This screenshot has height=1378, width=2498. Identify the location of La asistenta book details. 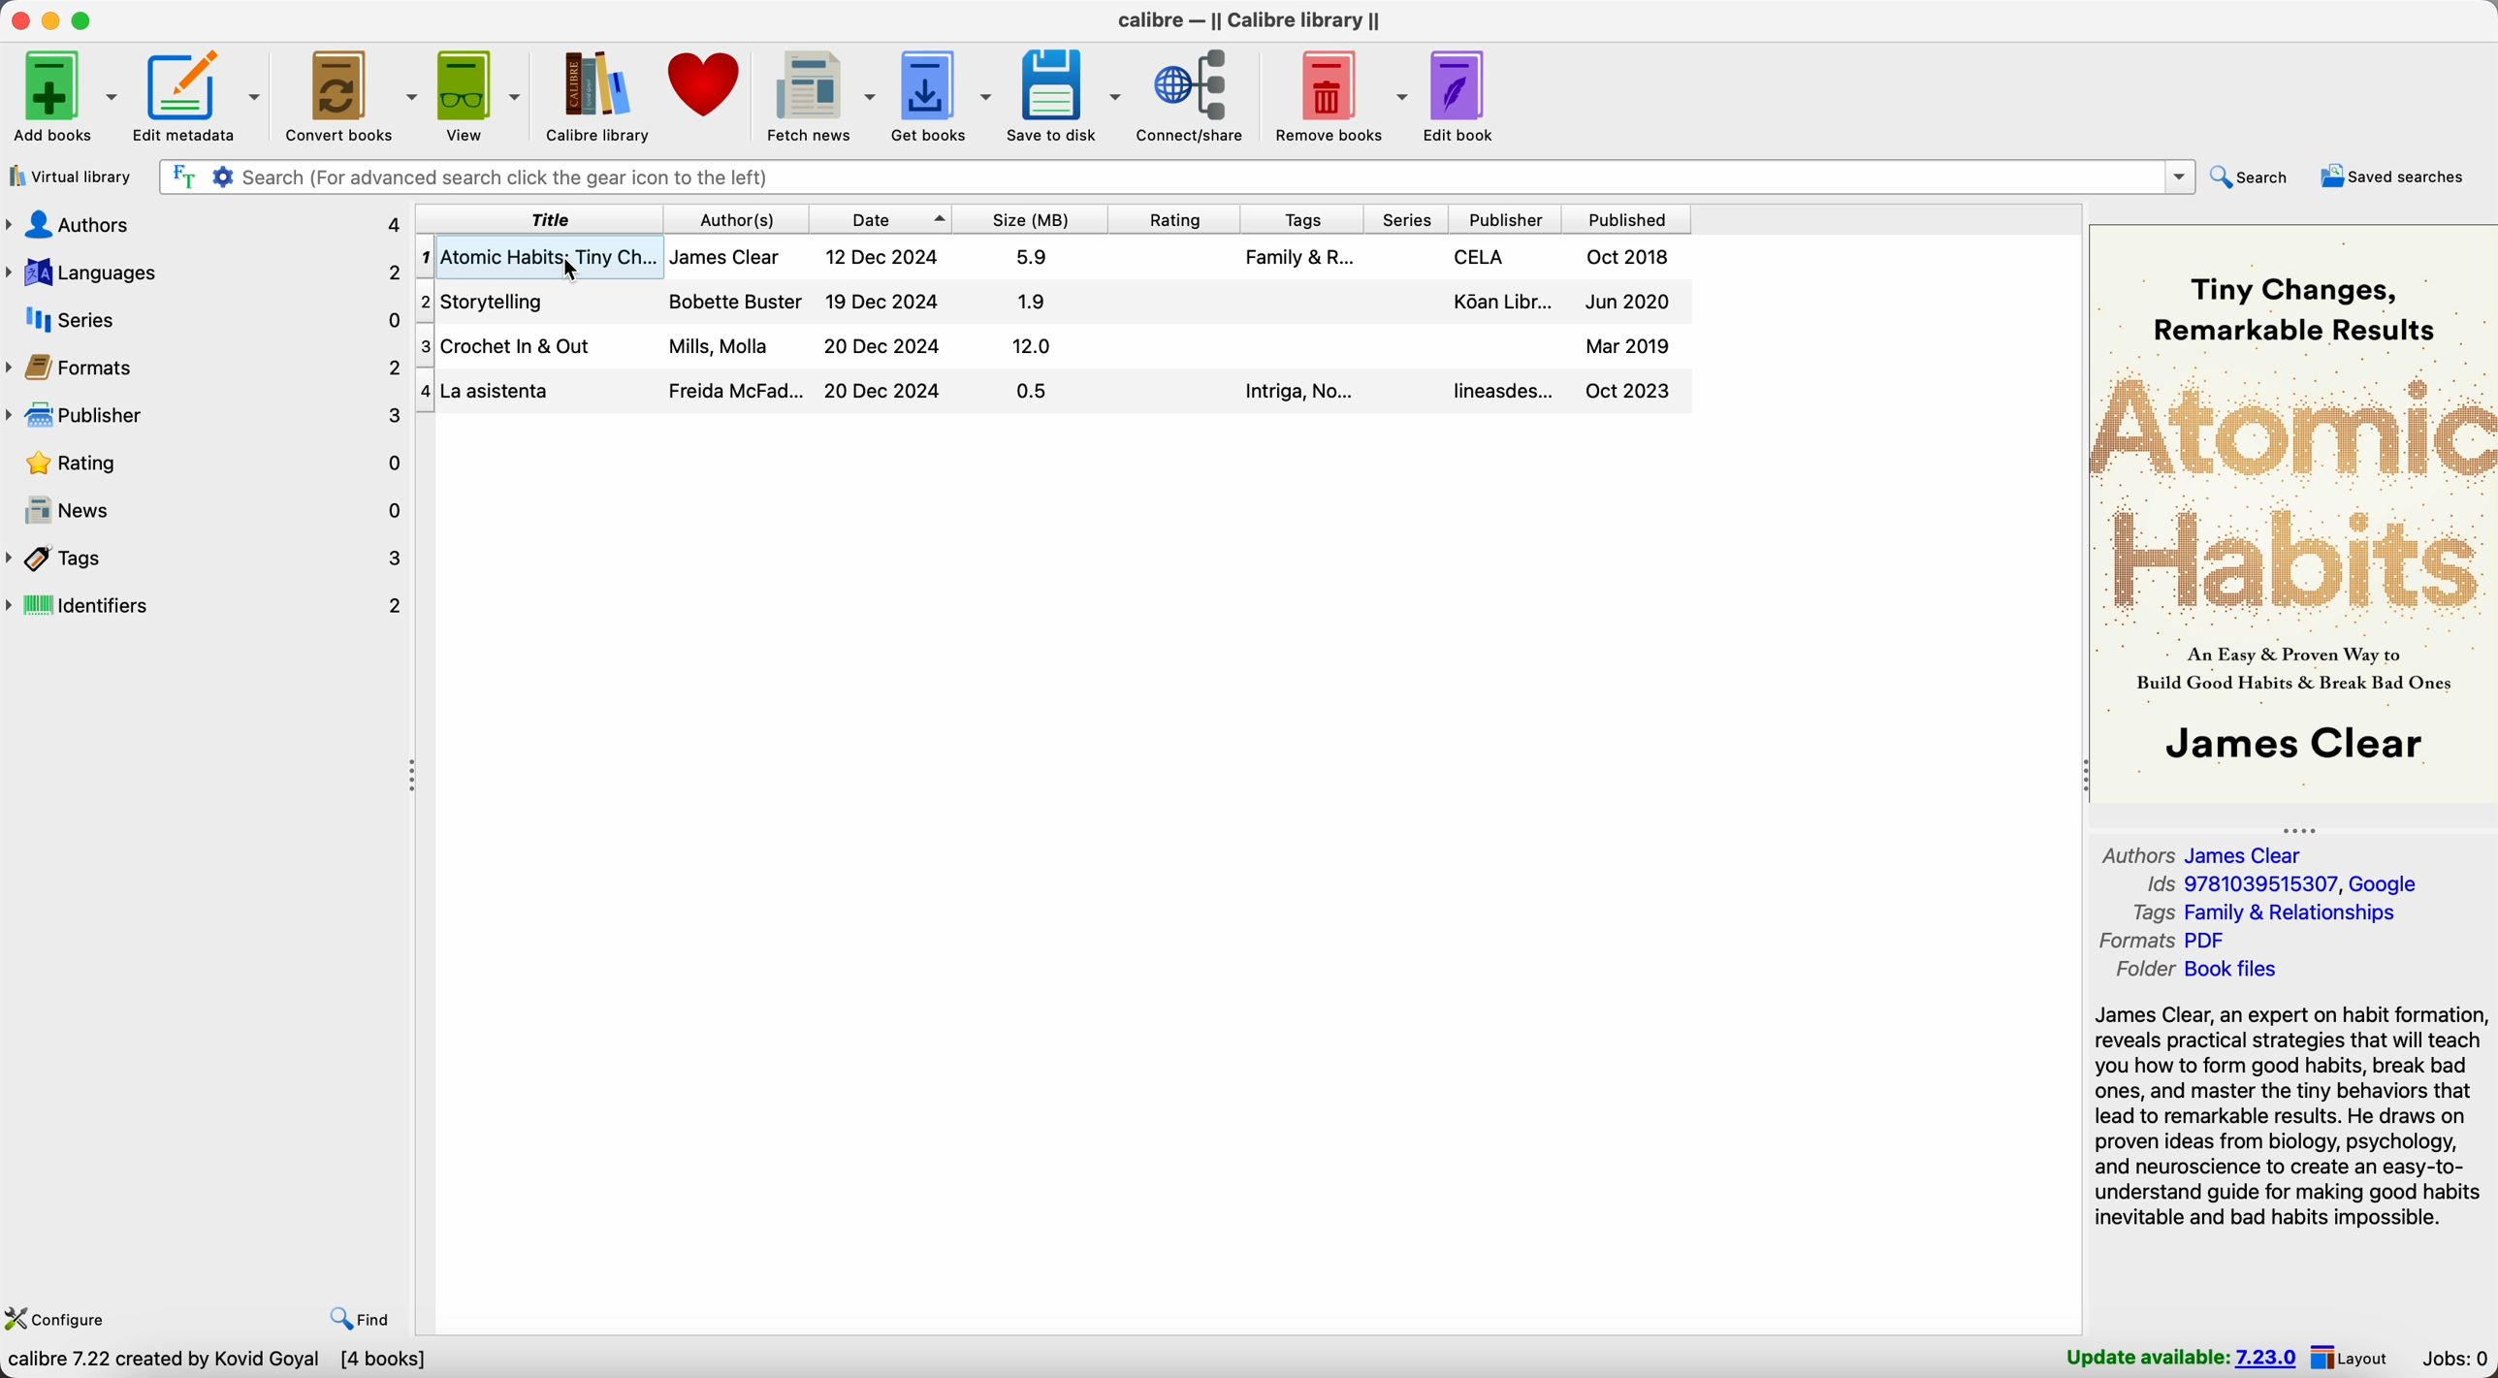
(1054, 390).